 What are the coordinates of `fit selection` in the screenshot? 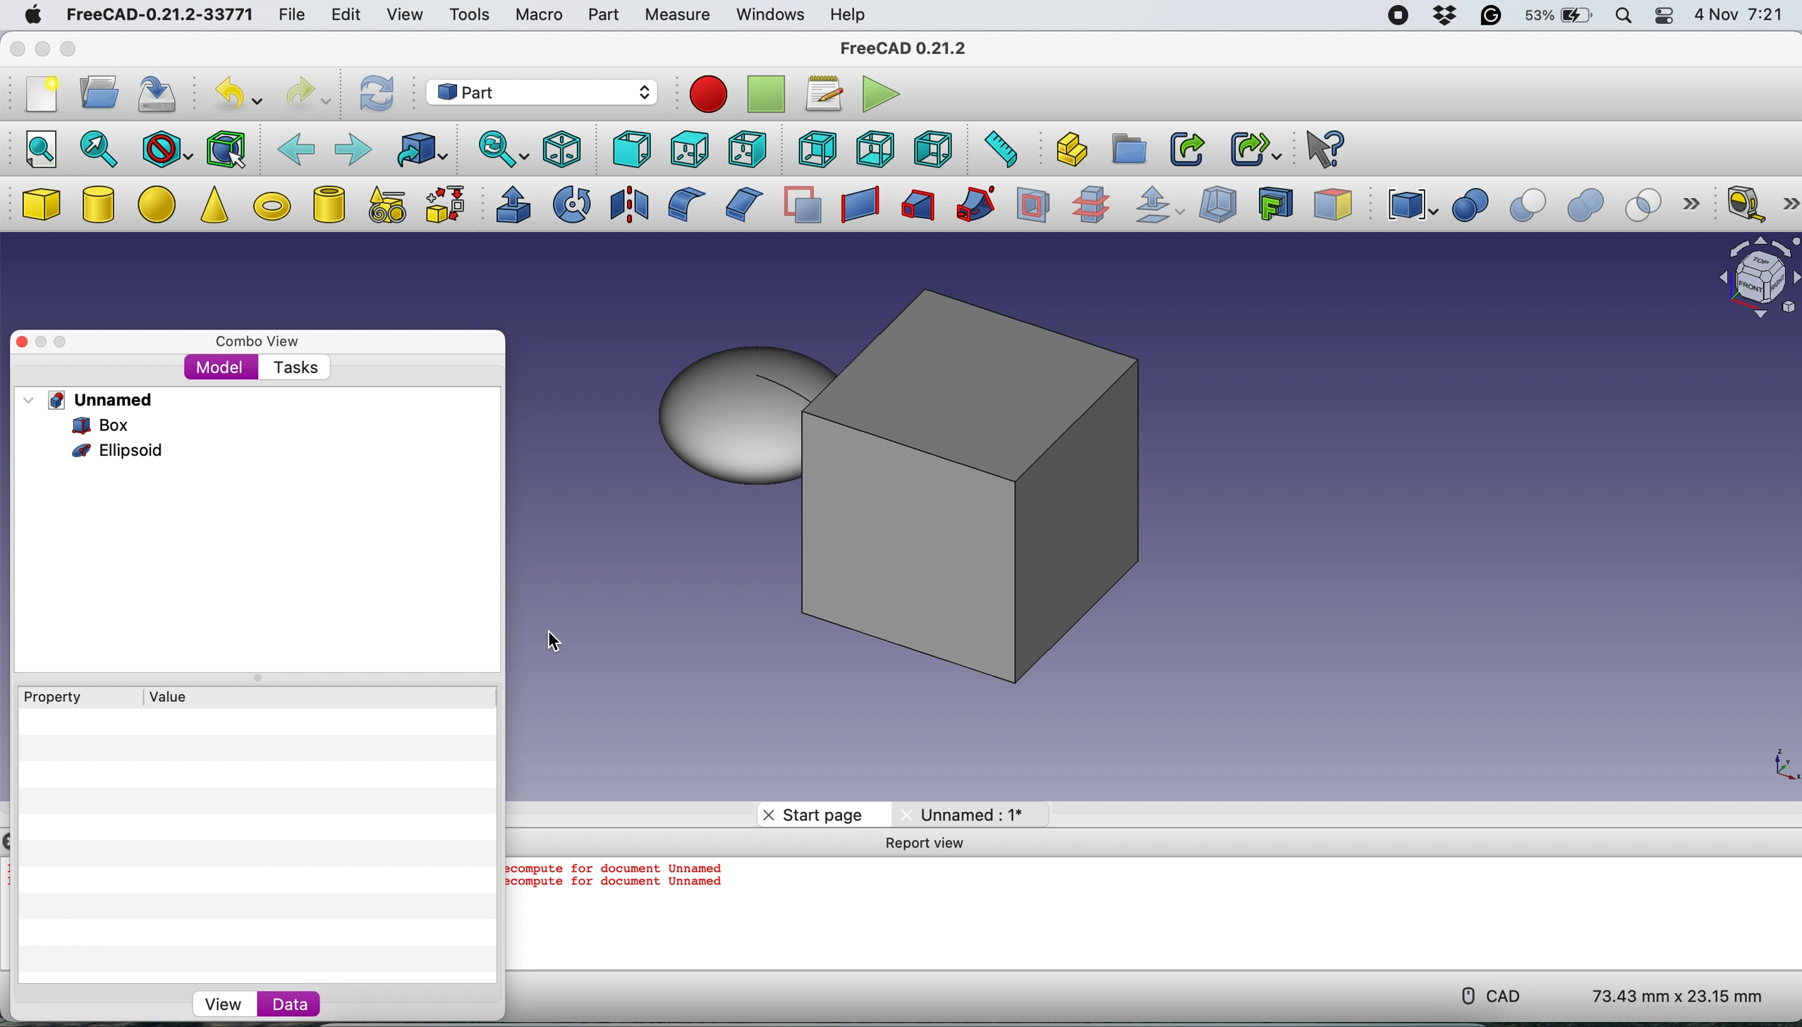 It's located at (99, 148).